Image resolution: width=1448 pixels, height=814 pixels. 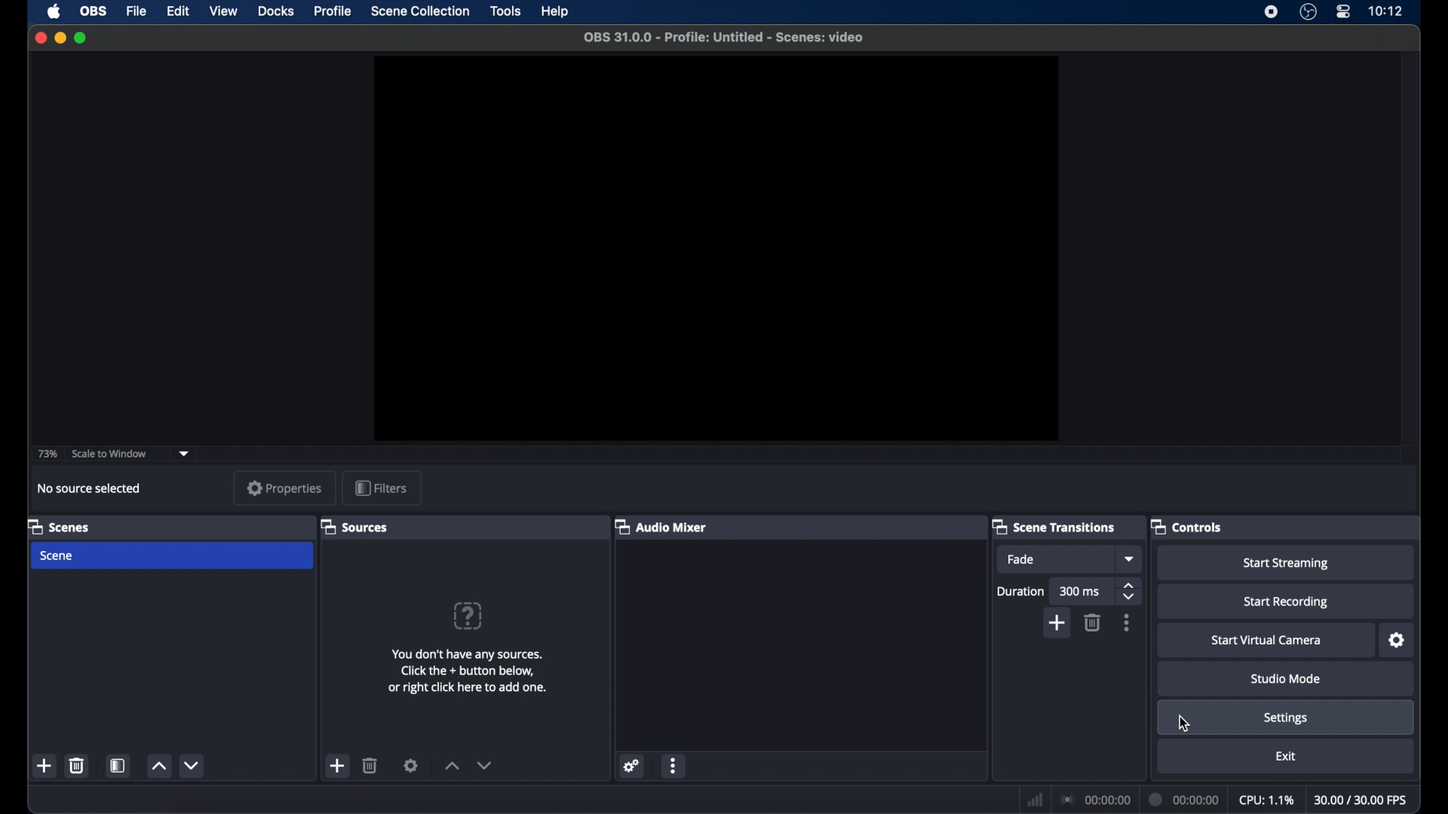 What do you see at coordinates (1184, 724) in the screenshot?
I see `cursor` at bounding box center [1184, 724].